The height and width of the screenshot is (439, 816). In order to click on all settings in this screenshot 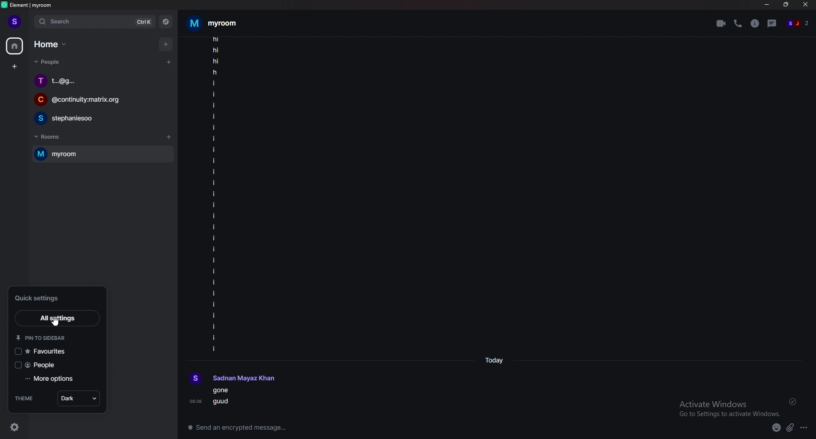, I will do `click(57, 318)`.